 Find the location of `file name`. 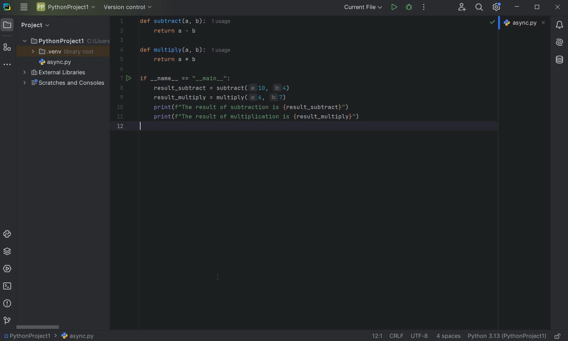

file name is located at coordinates (79, 336).